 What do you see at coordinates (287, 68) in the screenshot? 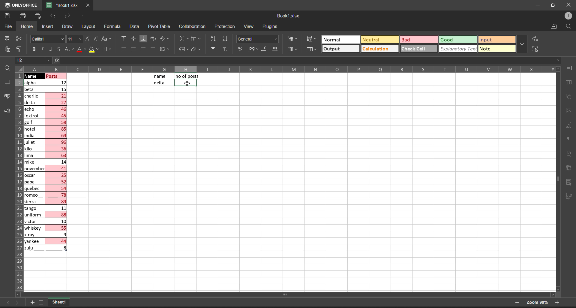
I see `column names` at bounding box center [287, 68].